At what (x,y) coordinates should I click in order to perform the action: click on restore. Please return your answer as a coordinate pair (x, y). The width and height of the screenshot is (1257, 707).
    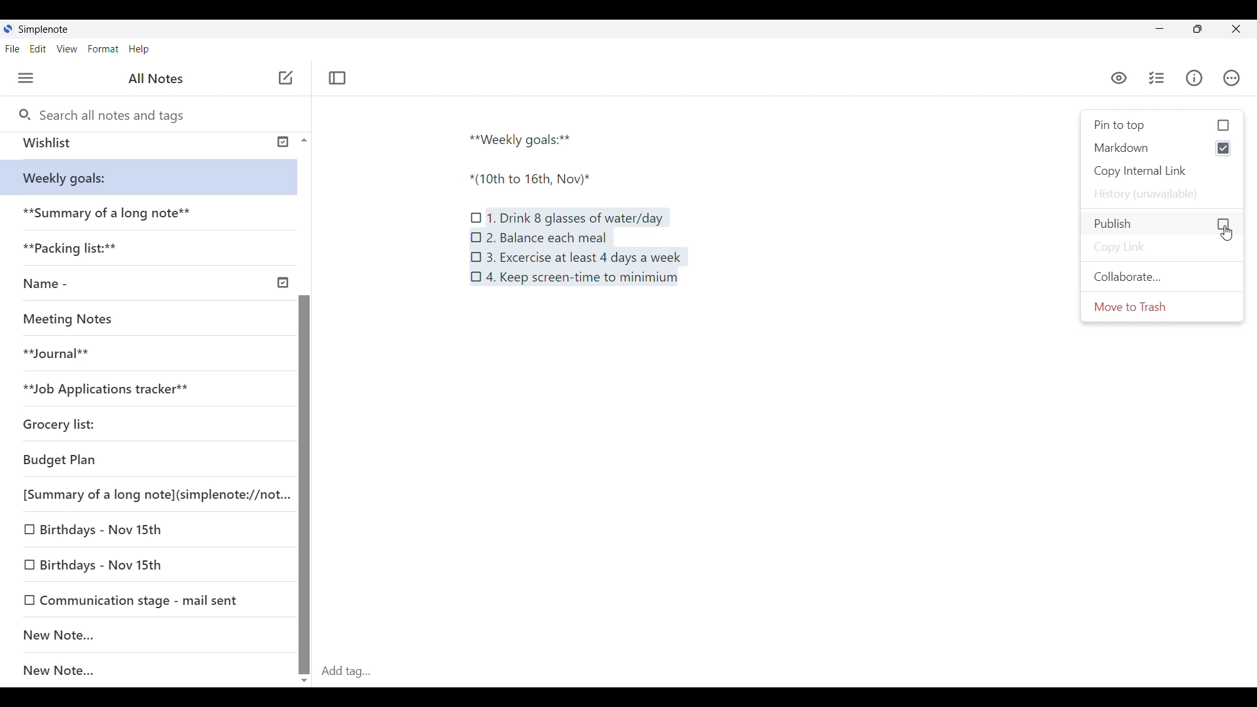
    Looking at the image, I should click on (1209, 31).